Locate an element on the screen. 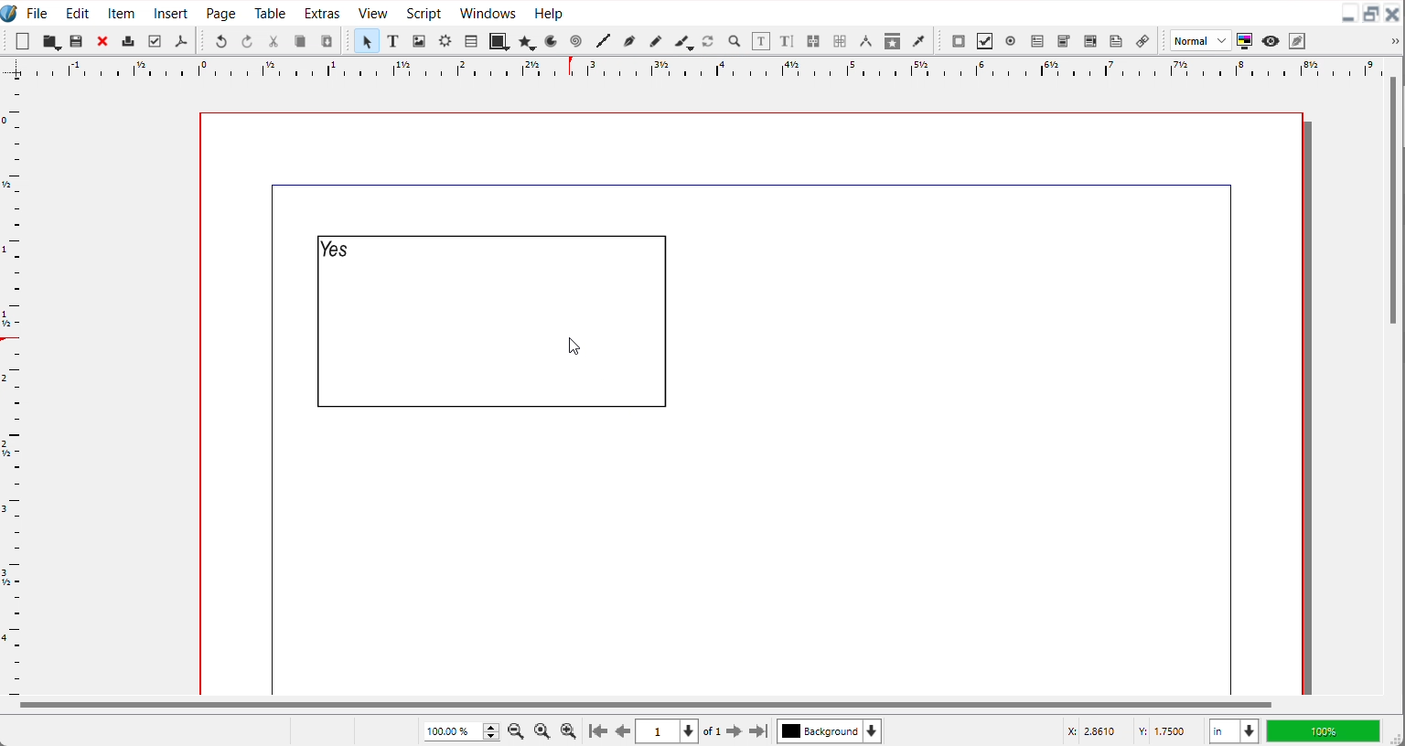 The width and height of the screenshot is (1405, 746). Horizontal scale is located at coordinates (702, 68).